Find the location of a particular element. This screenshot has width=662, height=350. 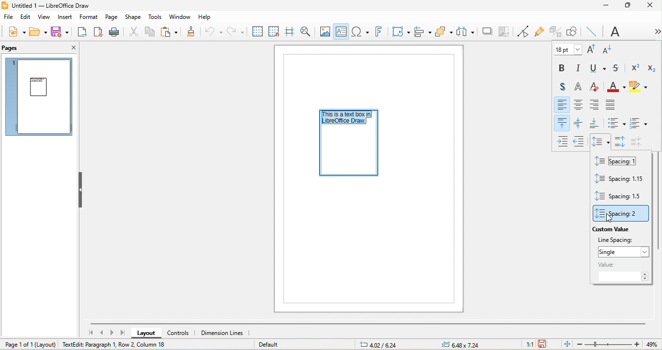

print is located at coordinates (115, 32).